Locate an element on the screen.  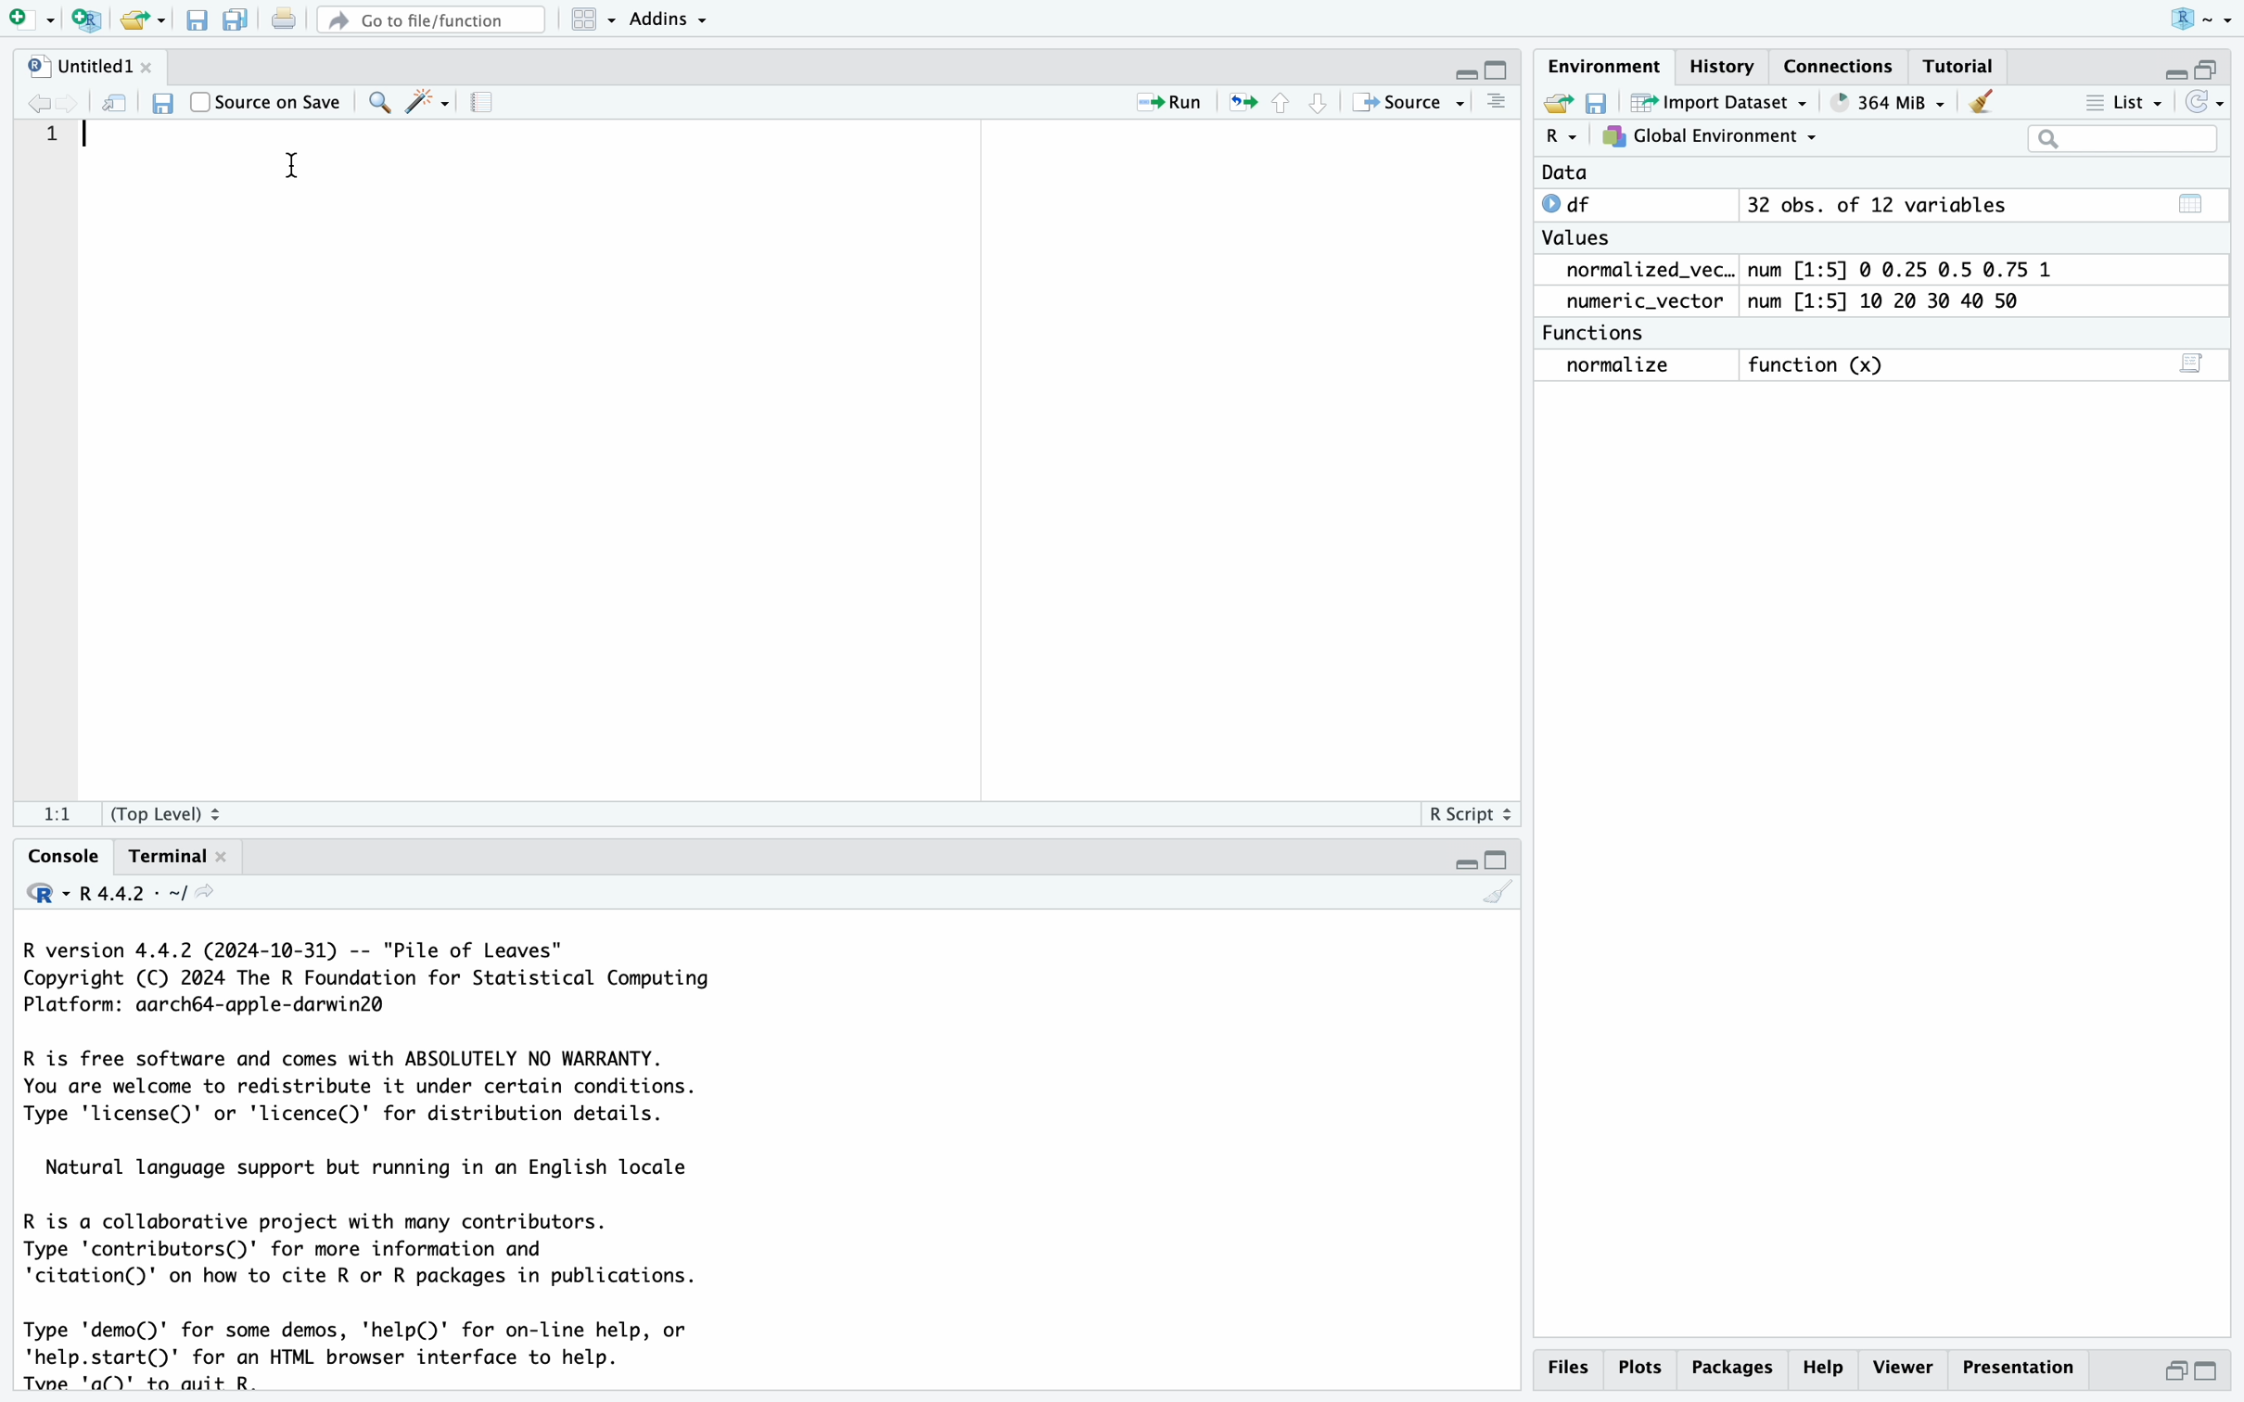
normalized_vec is located at coordinates (1636, 272).